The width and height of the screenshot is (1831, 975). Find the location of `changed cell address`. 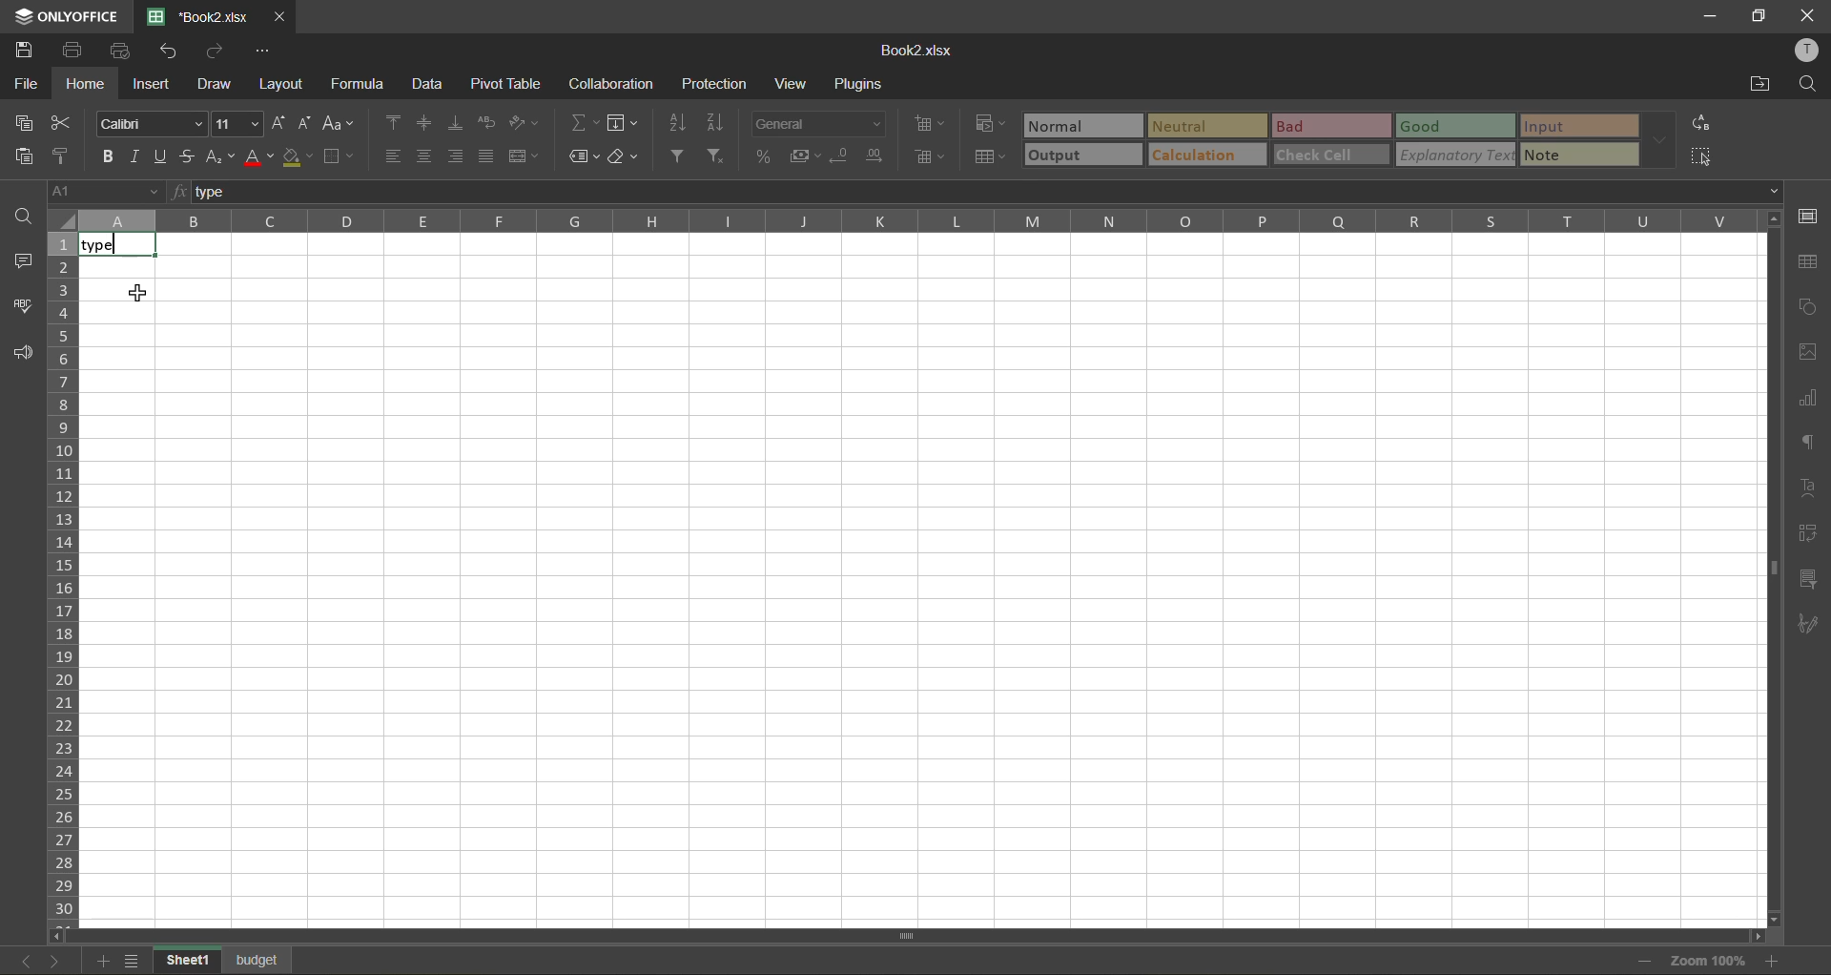

changed cell address is located at coordinates (102, 194).